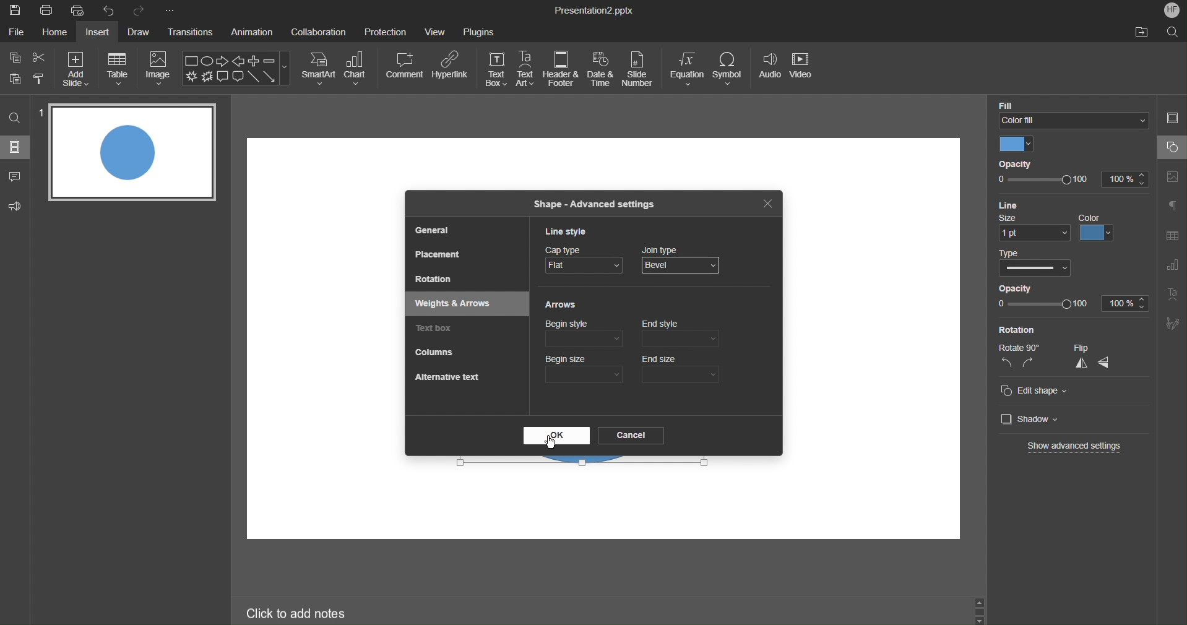  I want to click on Header & Footer, so click(561, 69).